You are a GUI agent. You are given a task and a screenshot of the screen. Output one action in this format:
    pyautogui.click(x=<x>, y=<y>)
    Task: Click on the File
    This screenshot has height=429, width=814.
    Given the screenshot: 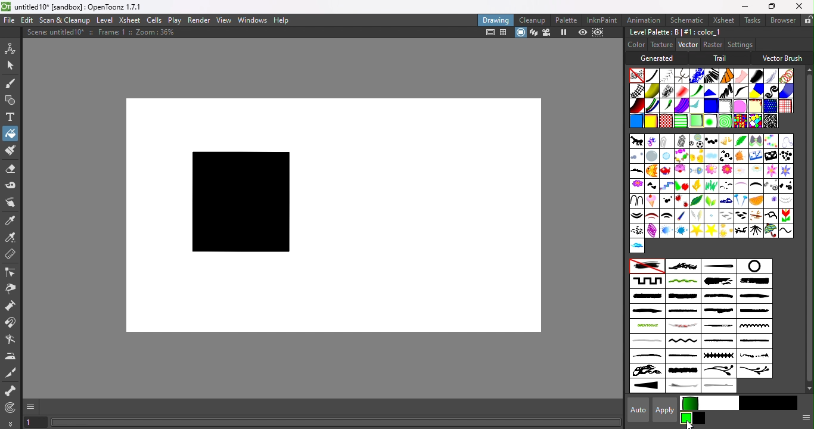 What is the action you would take?
    pyautogui.click(x=10, y=21)
    